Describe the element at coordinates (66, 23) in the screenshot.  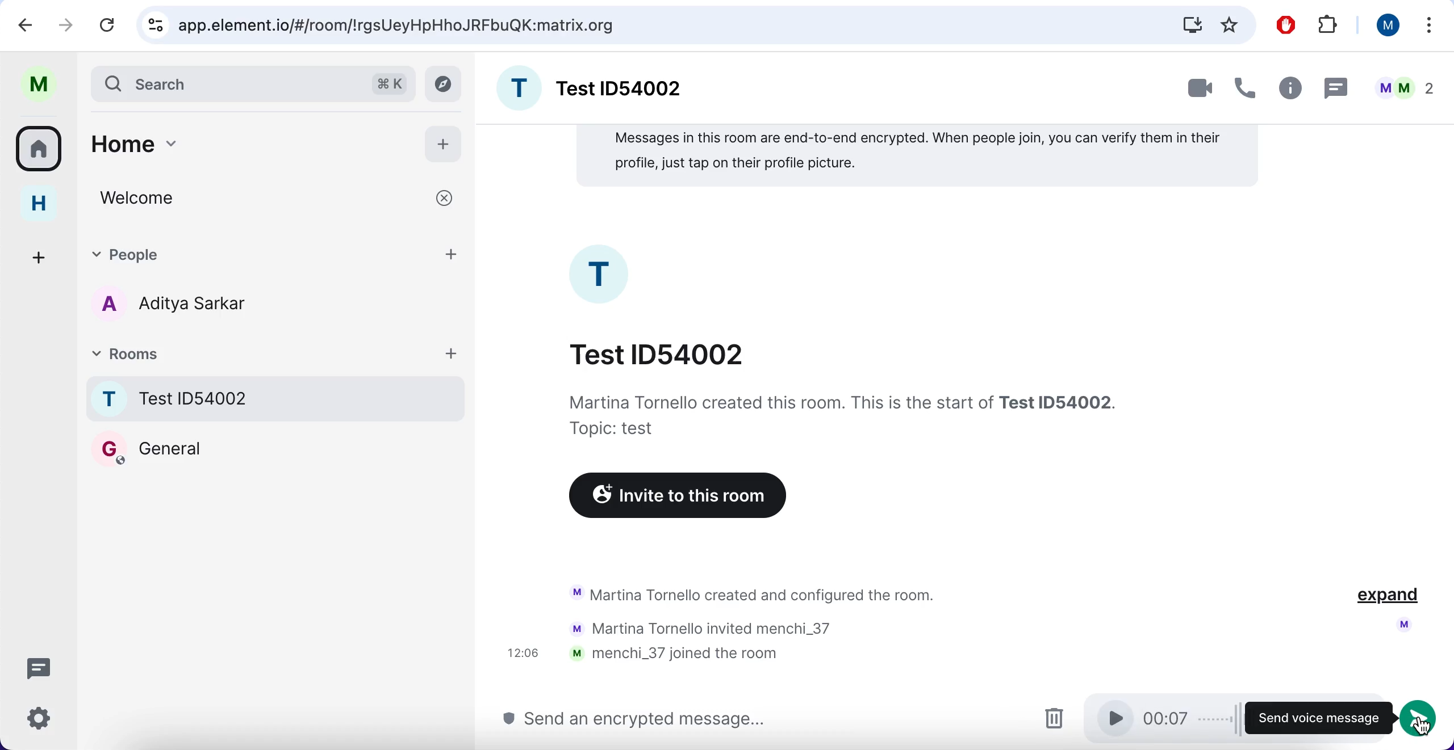
I see `forward` at that location.